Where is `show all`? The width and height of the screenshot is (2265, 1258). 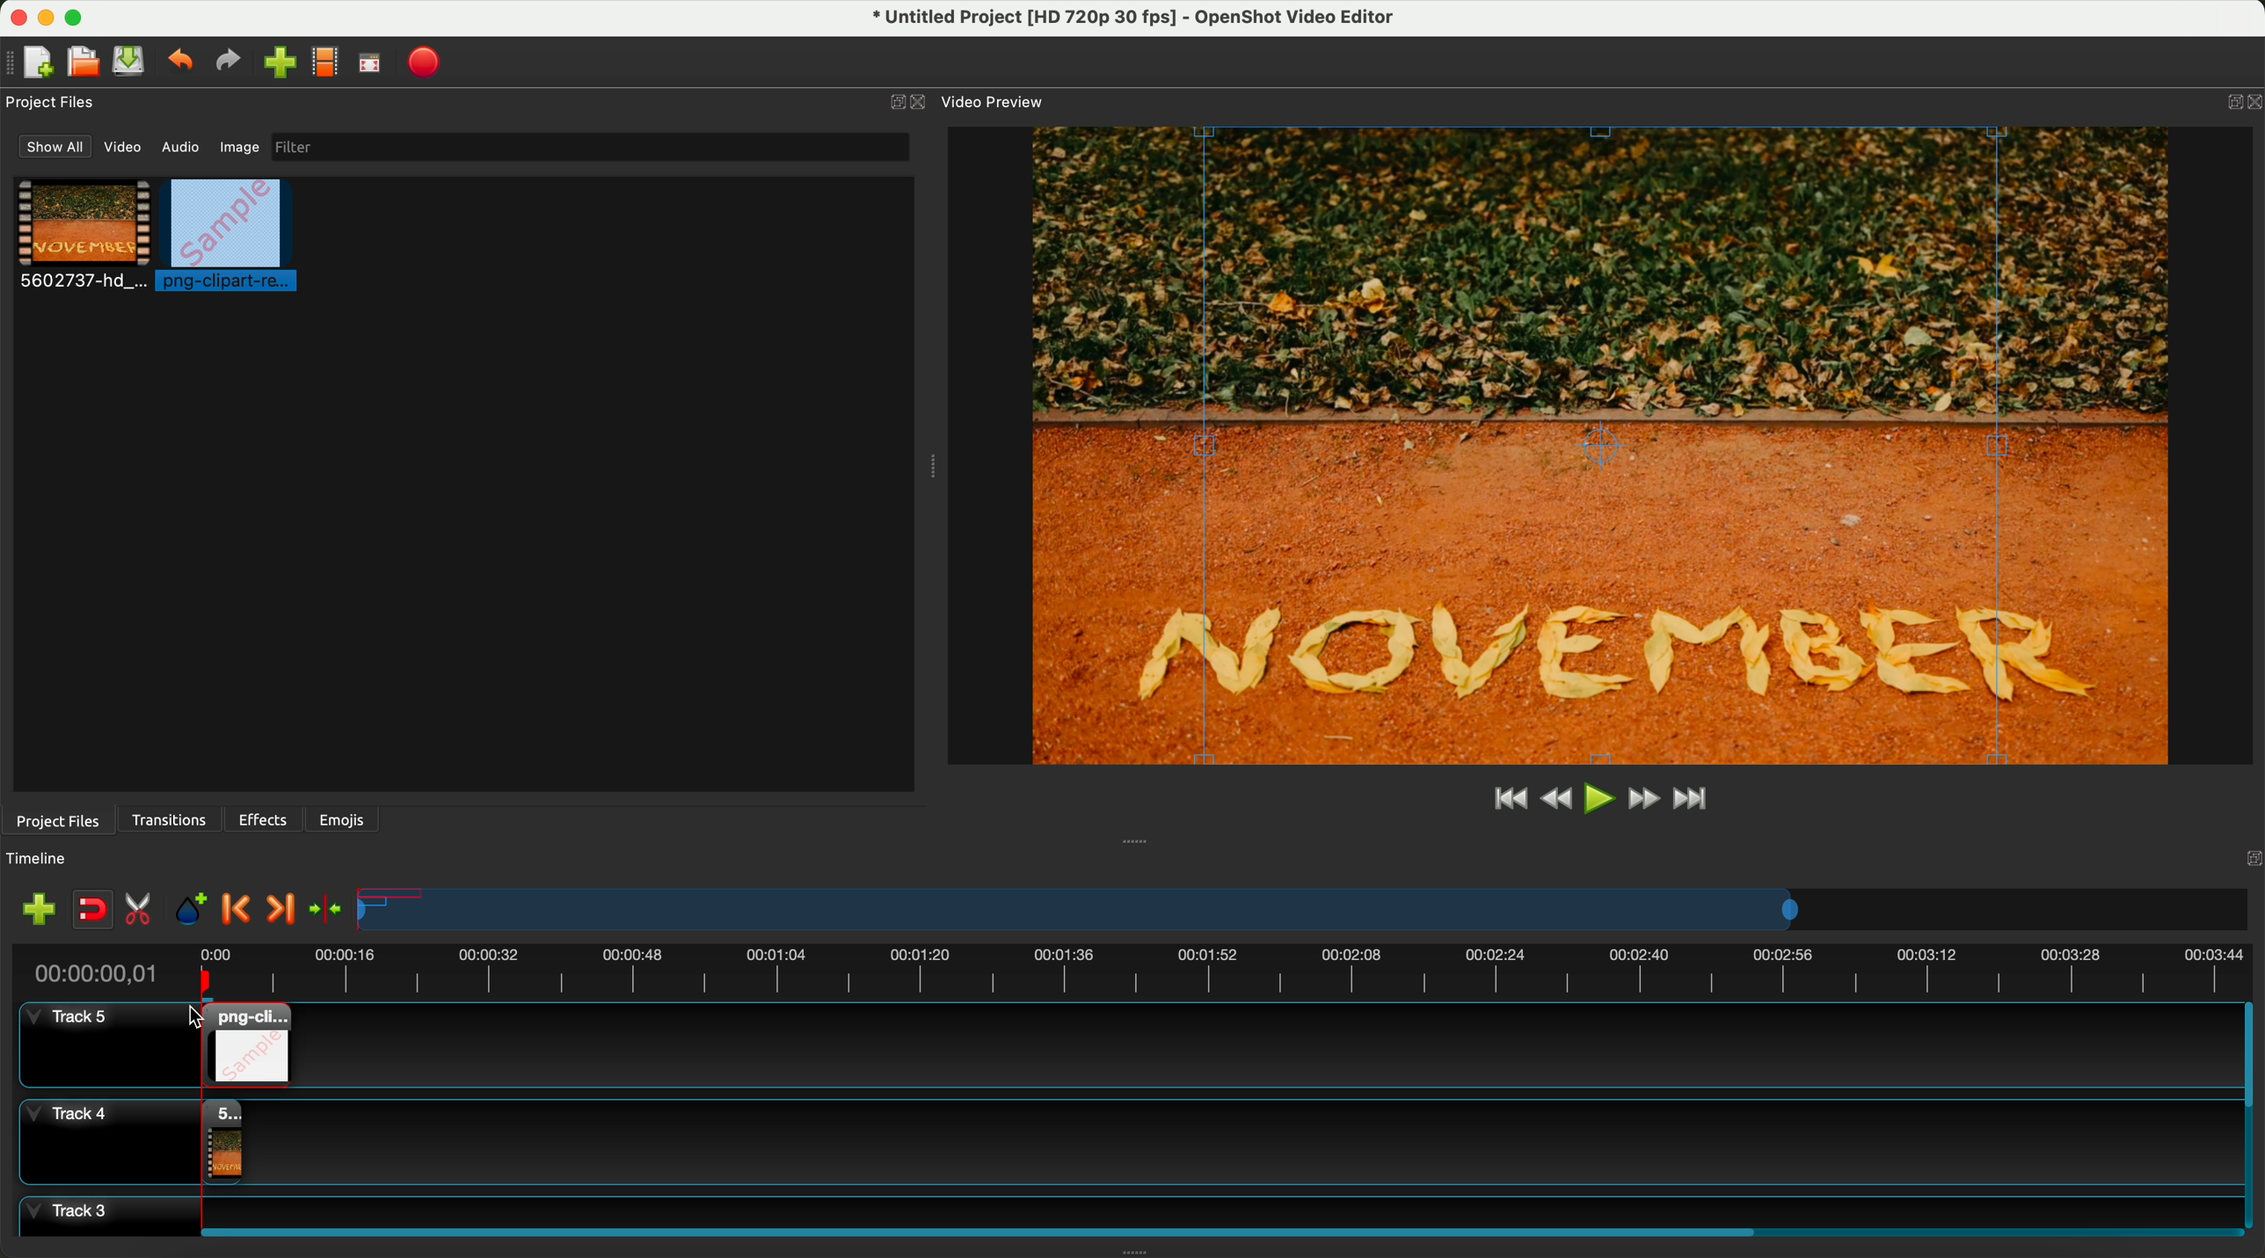
show all is located at coordinates (55, 147).